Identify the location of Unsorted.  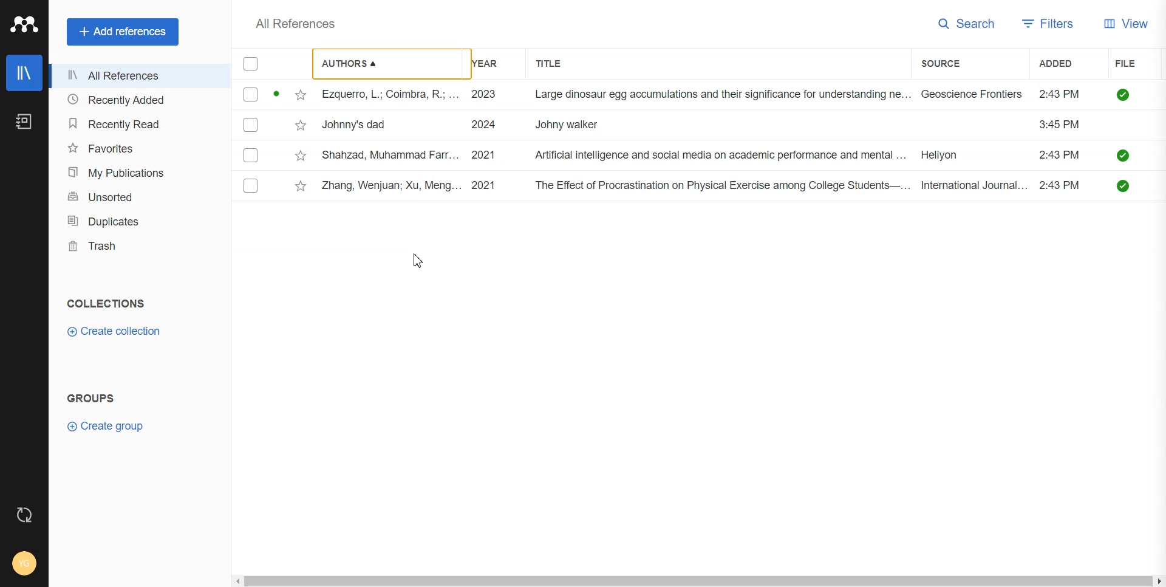
(135, 196).